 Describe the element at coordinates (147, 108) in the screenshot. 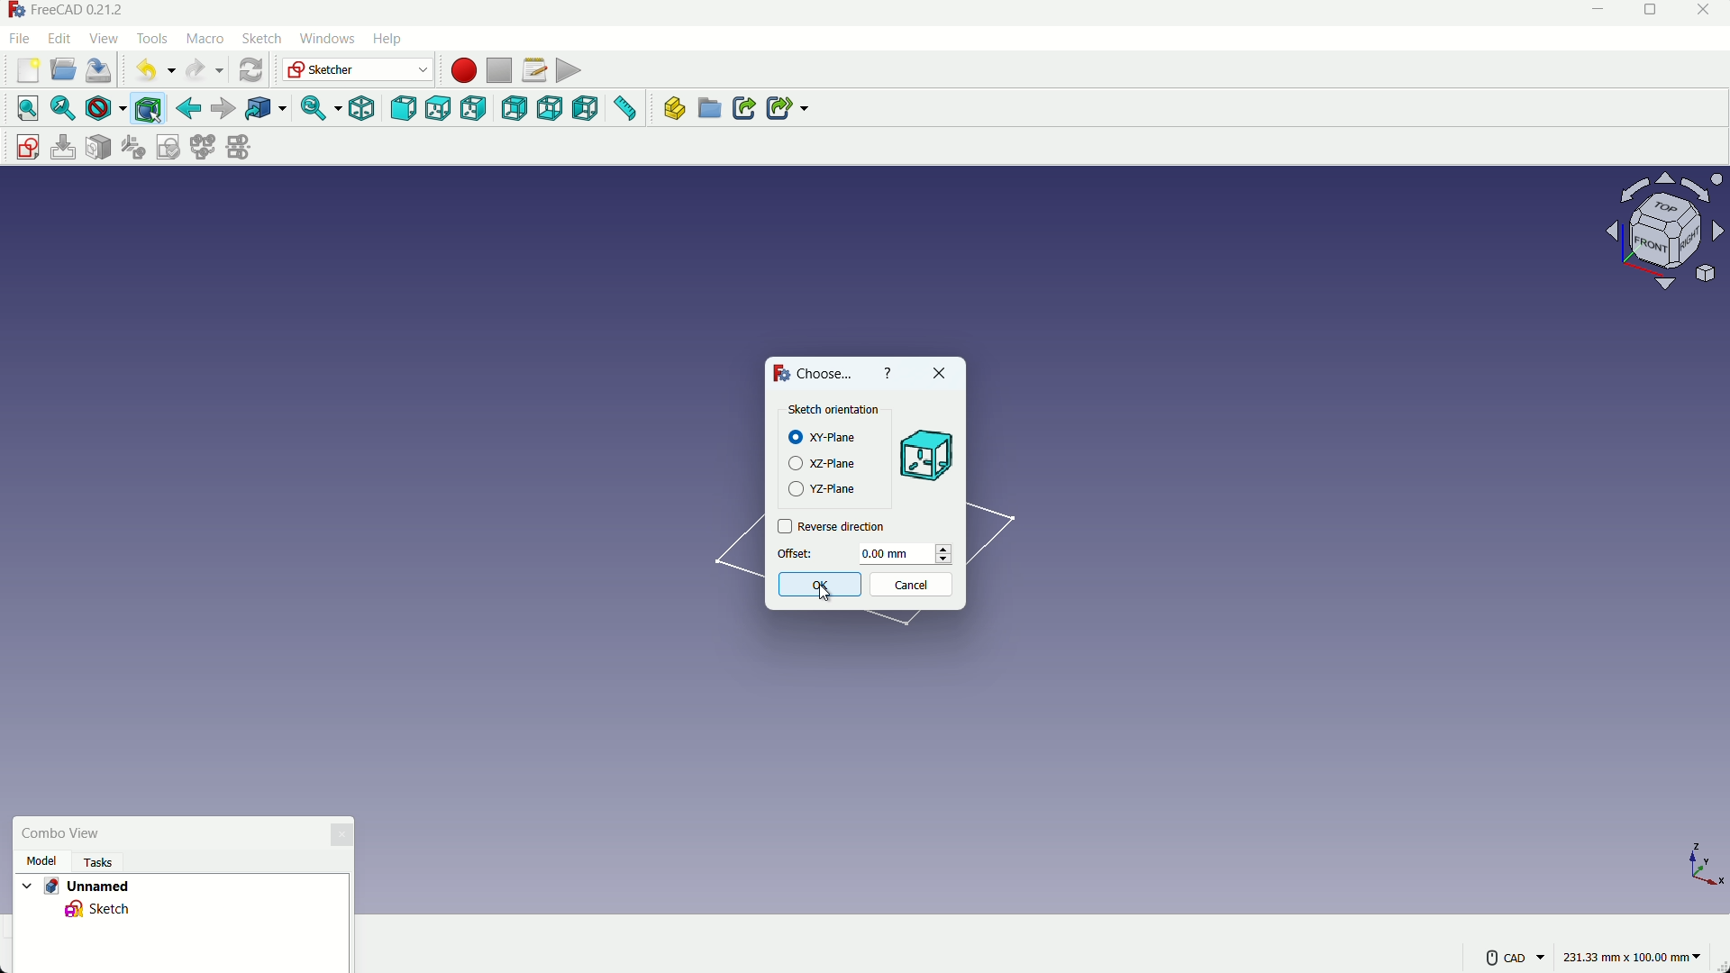

I see `bounding box` at that location.